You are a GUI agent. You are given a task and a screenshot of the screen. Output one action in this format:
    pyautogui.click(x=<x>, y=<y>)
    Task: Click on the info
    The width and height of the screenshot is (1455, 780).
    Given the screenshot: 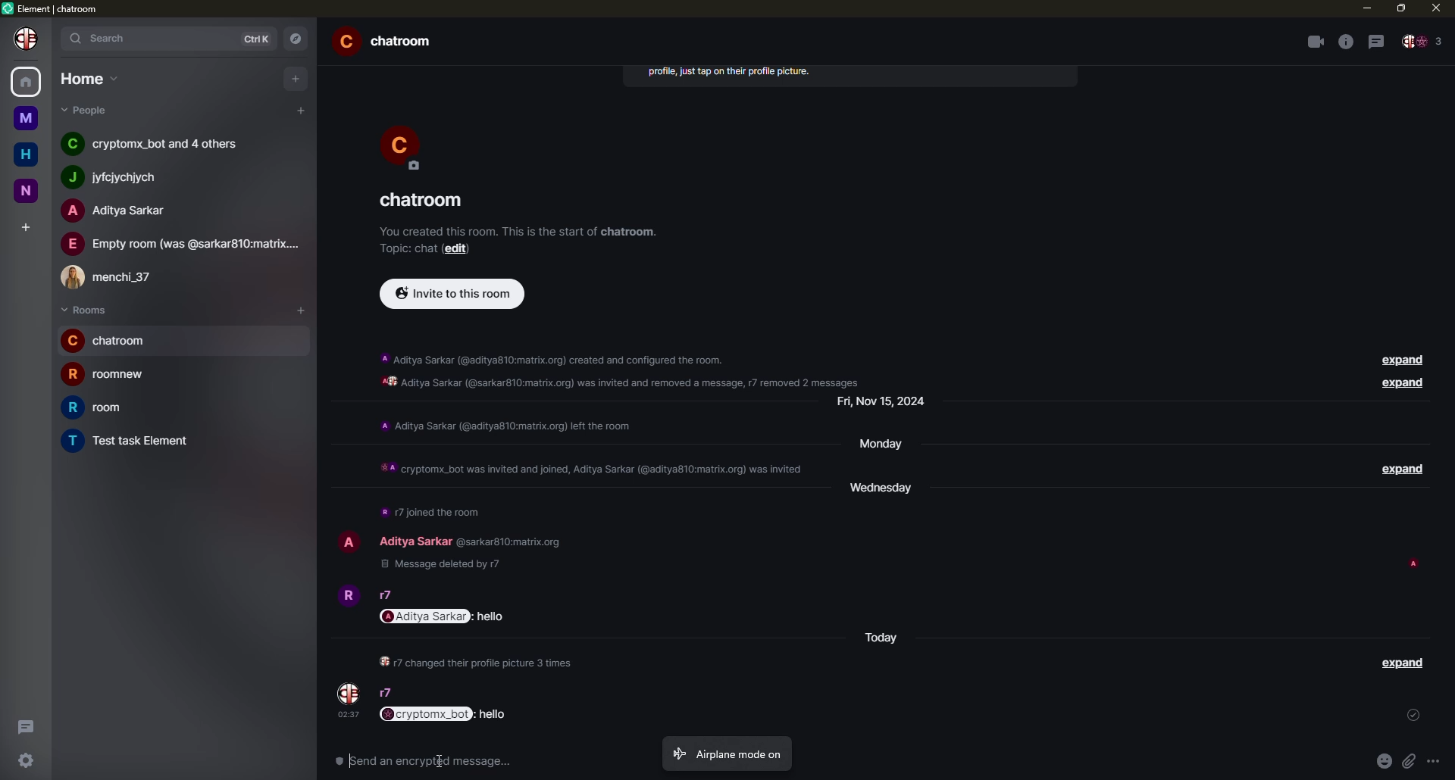 What is the action you would take?
    pyautogui.click(x=520, y=231)
    